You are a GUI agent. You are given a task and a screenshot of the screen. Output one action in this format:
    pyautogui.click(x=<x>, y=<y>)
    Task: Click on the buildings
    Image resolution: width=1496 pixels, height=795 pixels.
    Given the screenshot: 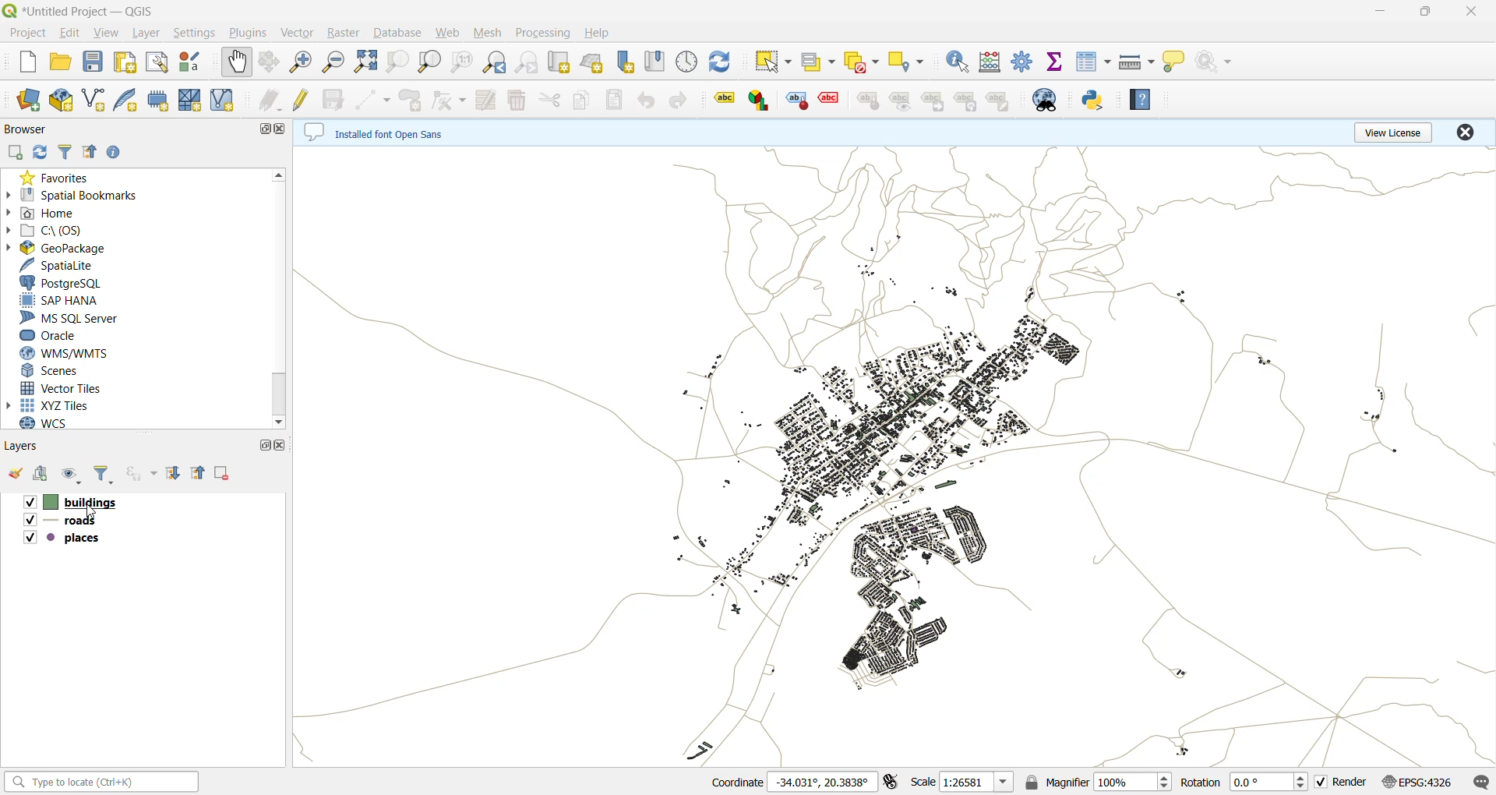 What is the action you would take?
    pyautogui.click(x=78, y=501)
    